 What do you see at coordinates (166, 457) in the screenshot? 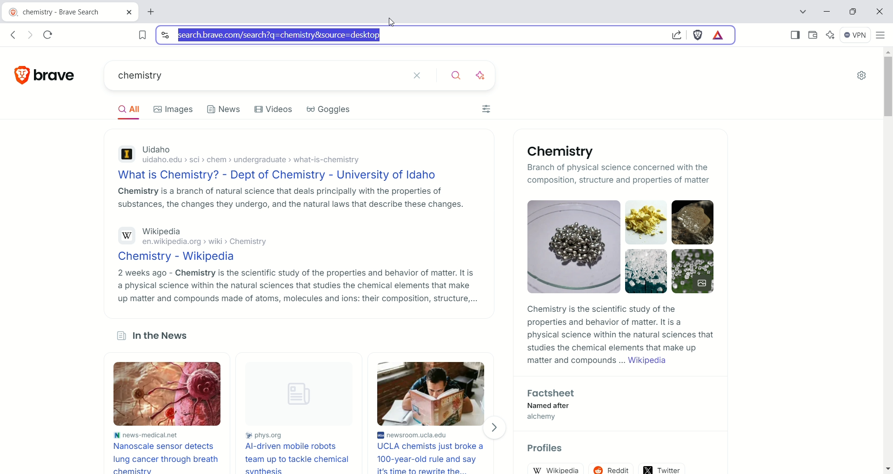
I see `Nanoscale sensor detects lung cancer through breath chemistry ` at bounding box center [166, 457].